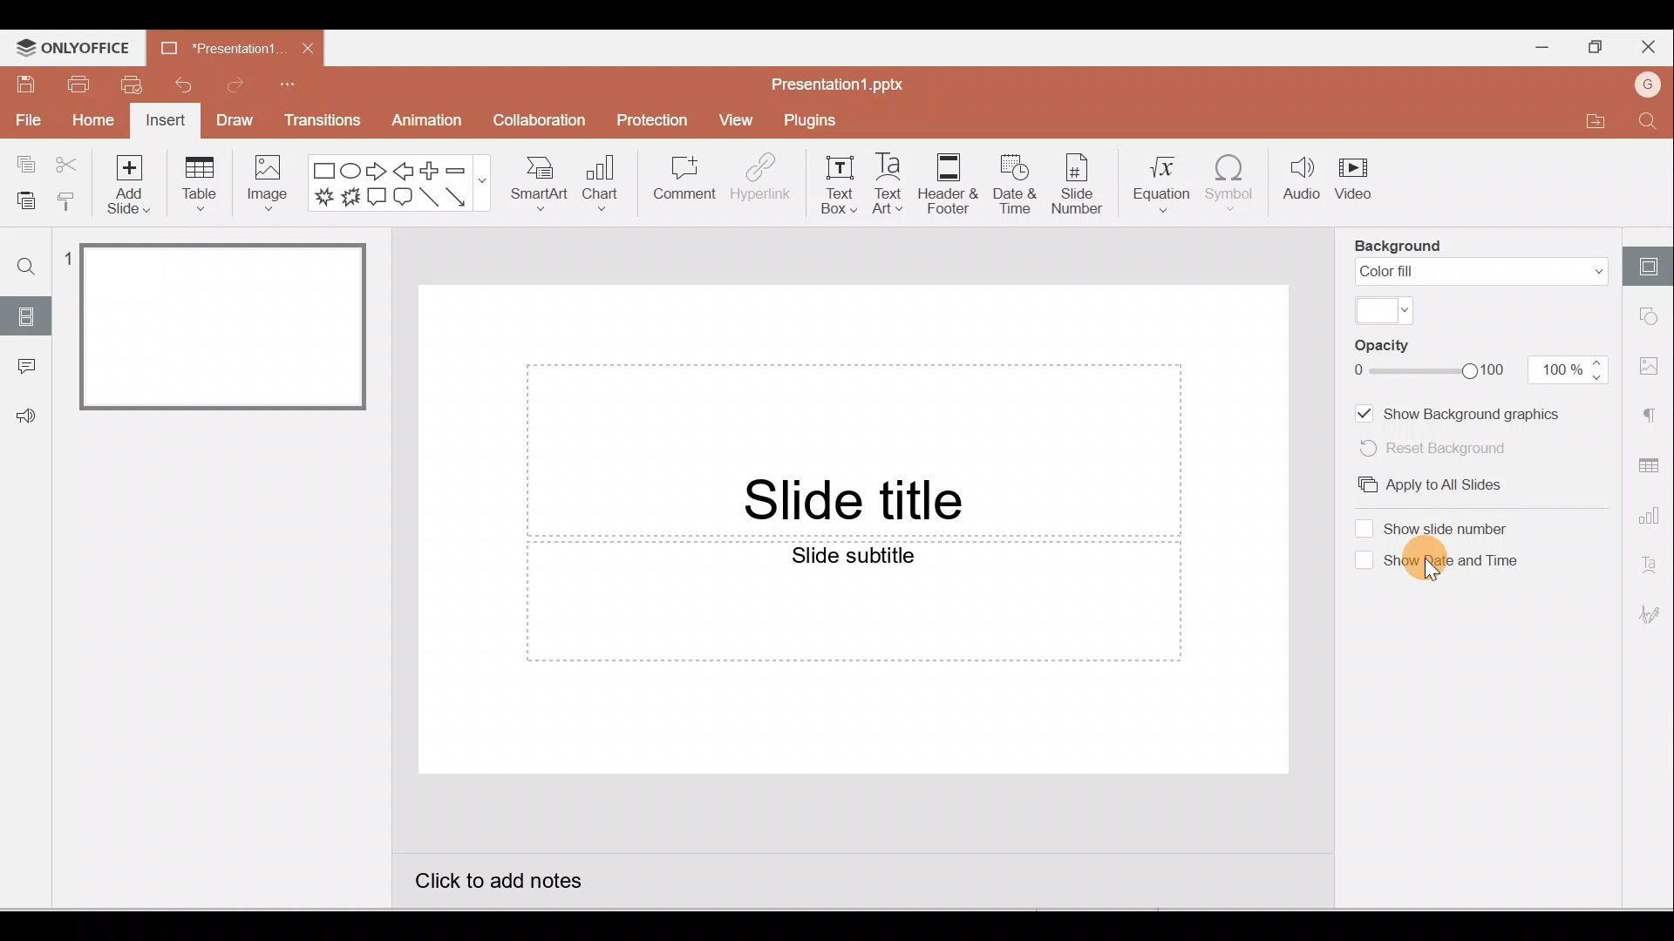 The image size is (1674, 941). I want to click on Copy, so click(22, 162).